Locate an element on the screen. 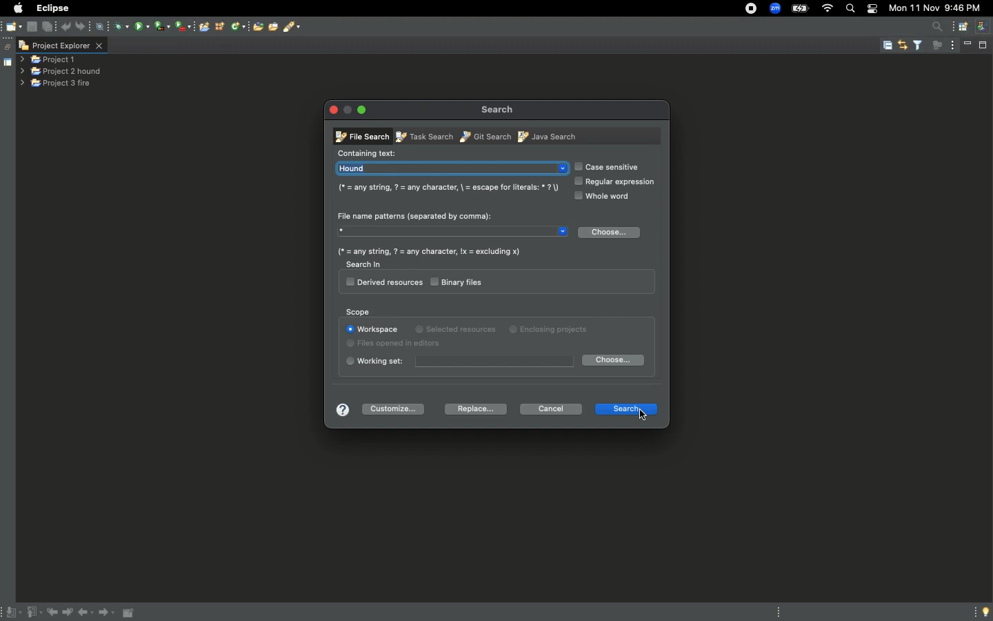  Forward is located at coordinates (108, 614).